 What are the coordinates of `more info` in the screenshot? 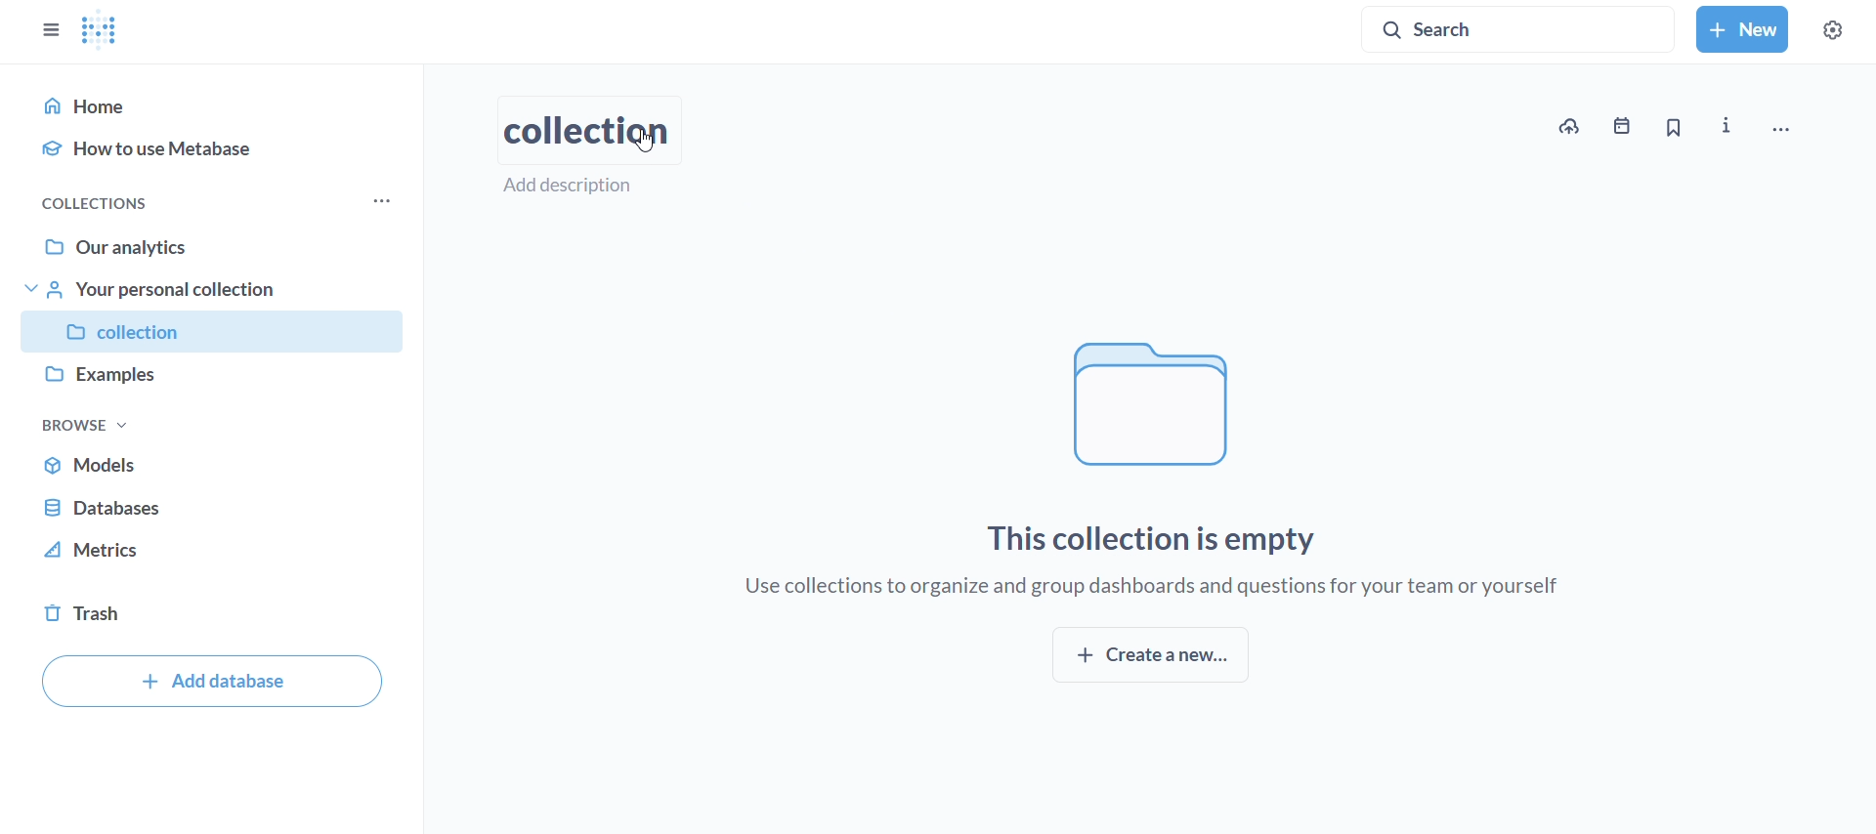 It's located at (1730, 126).